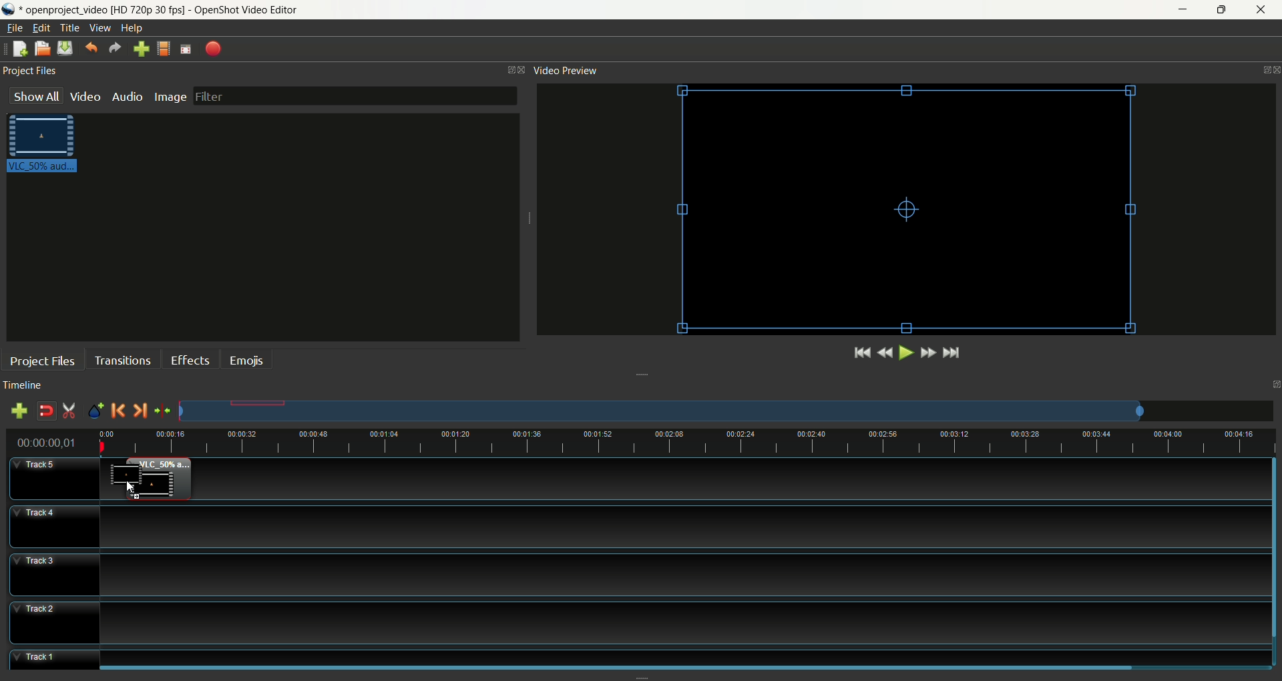 This screenshot has width=1282, height=681. Describe the element at coordinates (15, 28) in the screenshot. I see `file` at that location.